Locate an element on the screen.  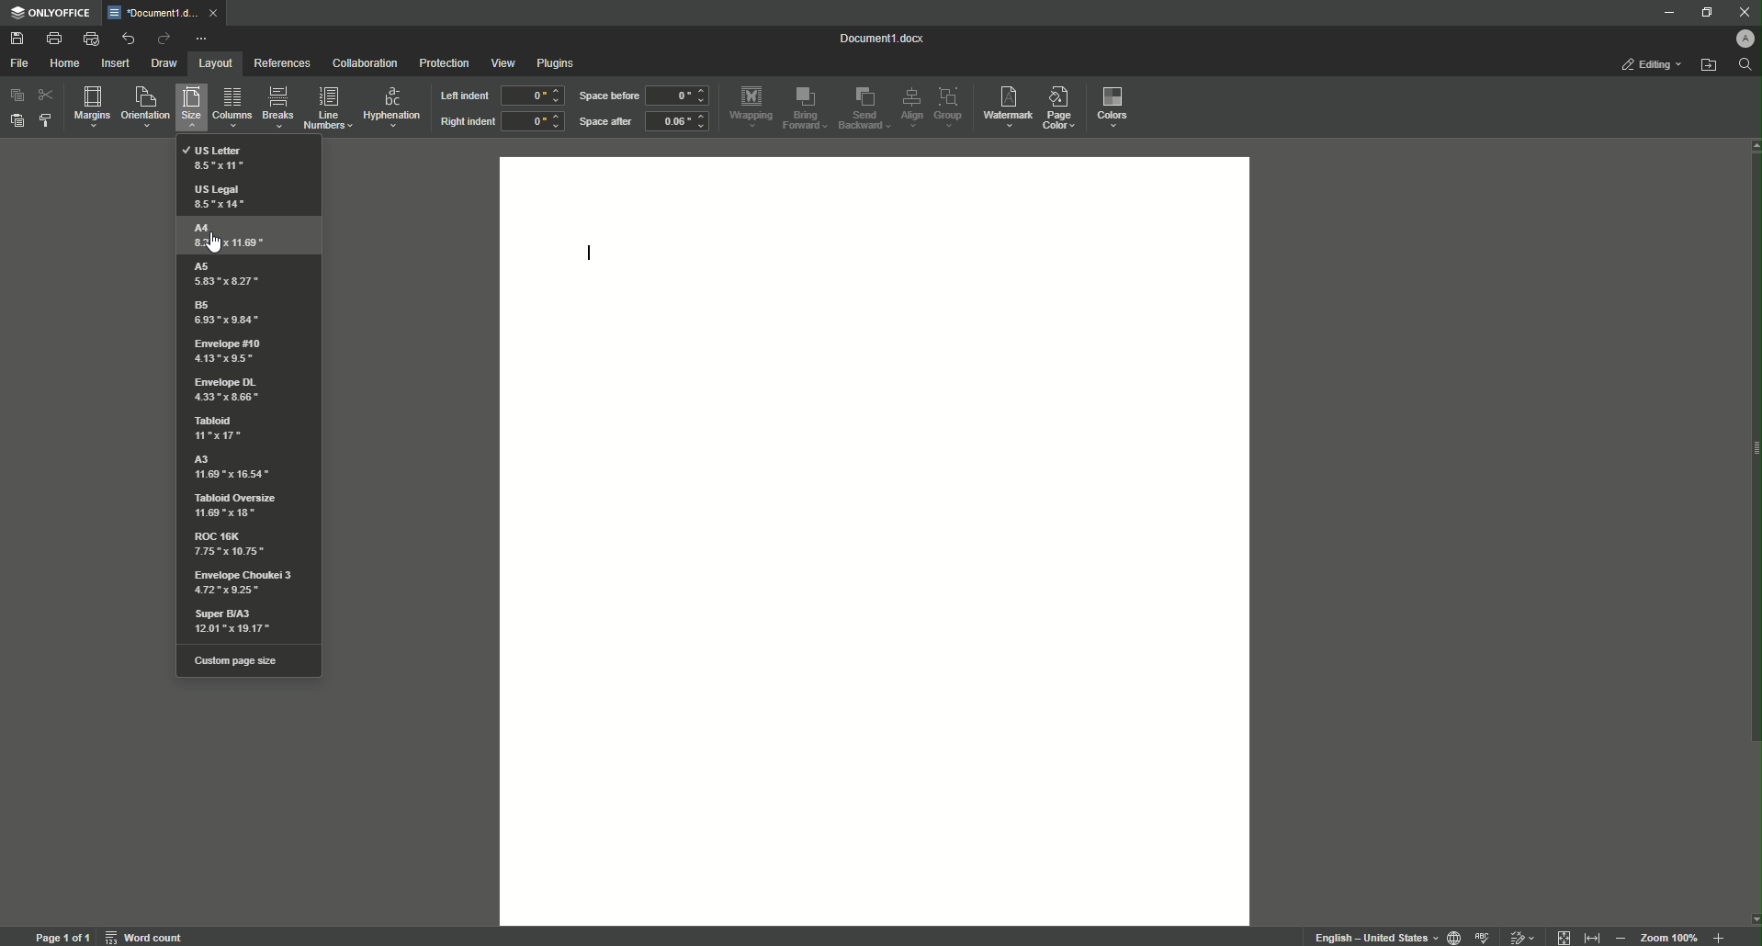
0 is located at coordinates (533, 124).